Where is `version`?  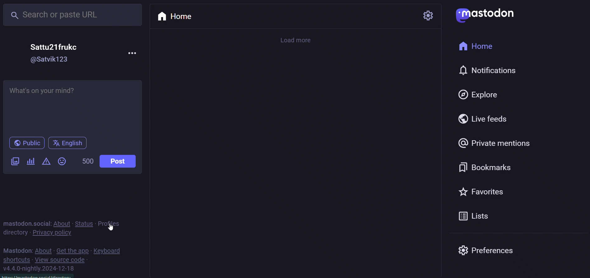
version is located at coordinates (40, 268).